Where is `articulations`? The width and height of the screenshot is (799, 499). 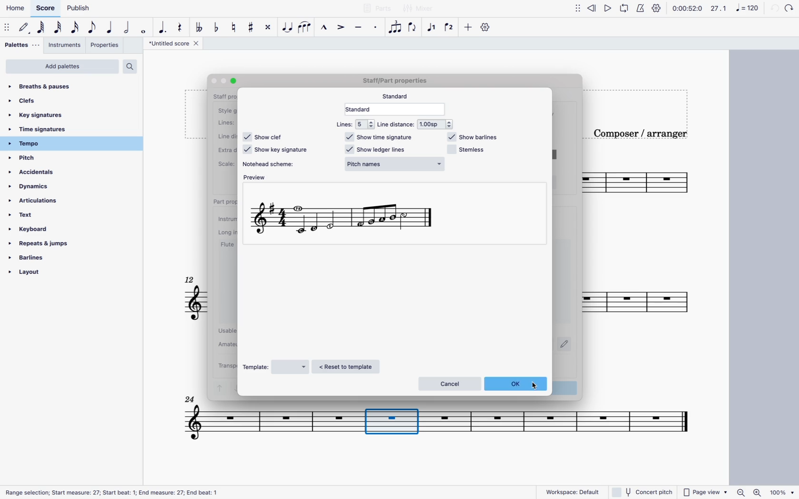
articulations is located at coordinates (45, 201).